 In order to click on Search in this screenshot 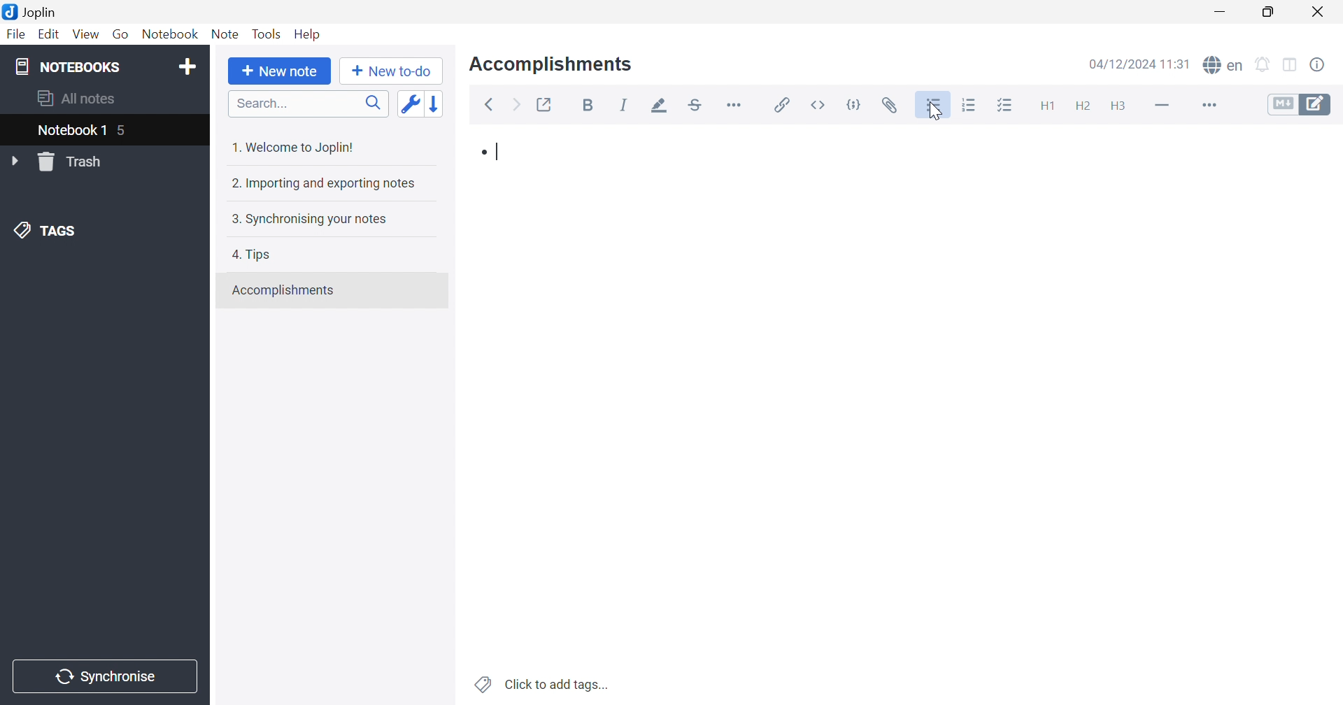, I will do `click(308, 104)`.